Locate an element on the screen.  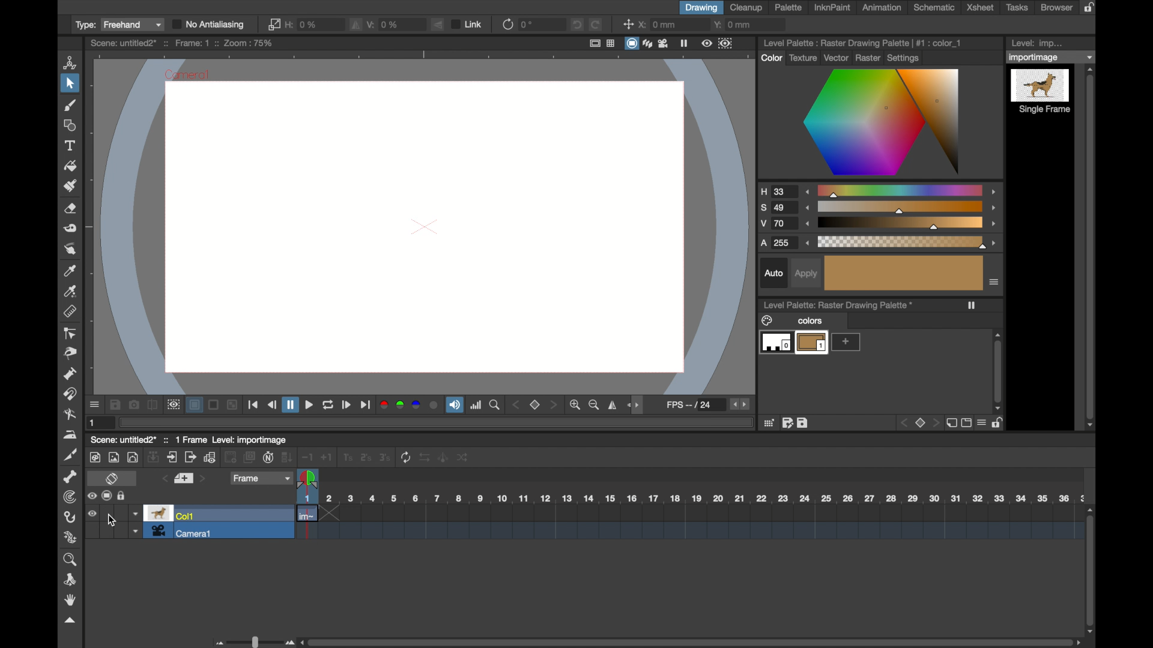
circle is located at coordinates (133, 457).